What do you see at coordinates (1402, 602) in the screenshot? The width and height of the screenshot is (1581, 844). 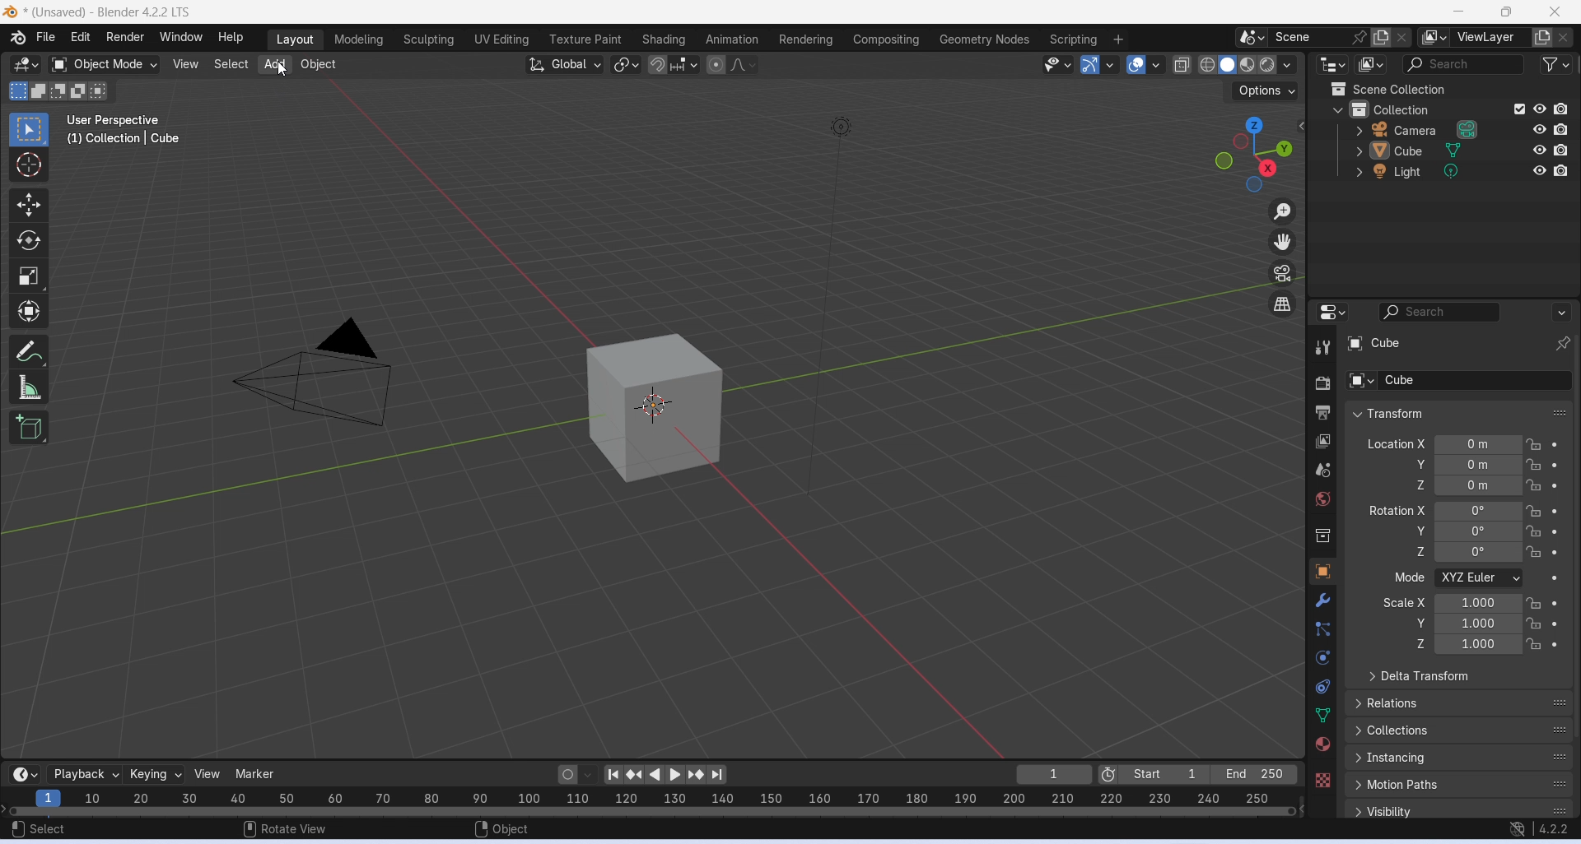 I see `scale x` at bounding box center [1402, 602].